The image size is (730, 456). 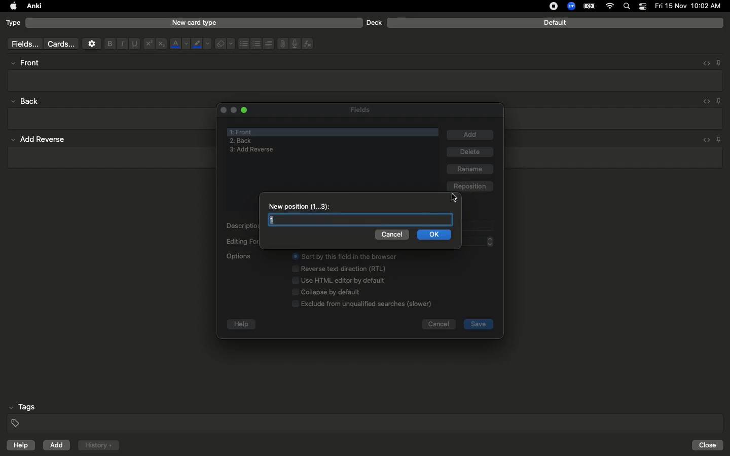 What do you see at coordinates (92, 44) in the screenshot?
I see `Settings` at bounding box center [92, 44].